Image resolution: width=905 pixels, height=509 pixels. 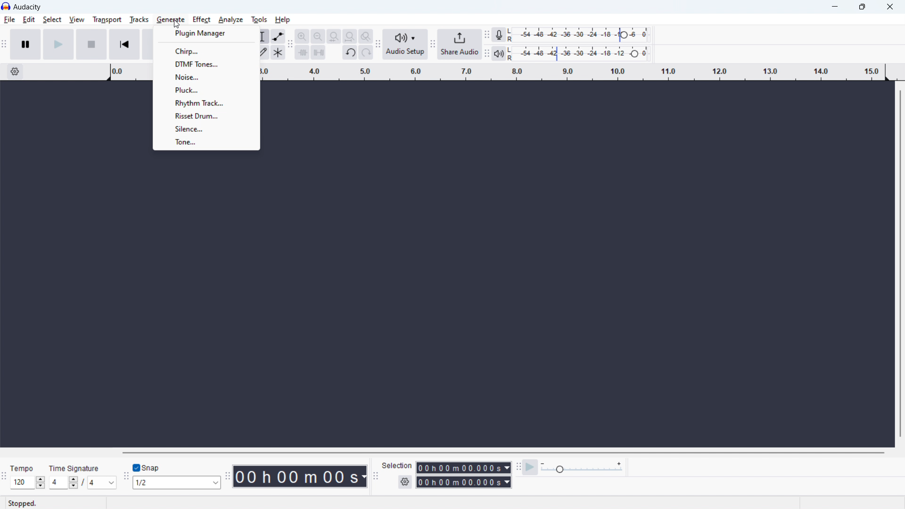 I want to click on L R L R, so click(x=511, y=43).